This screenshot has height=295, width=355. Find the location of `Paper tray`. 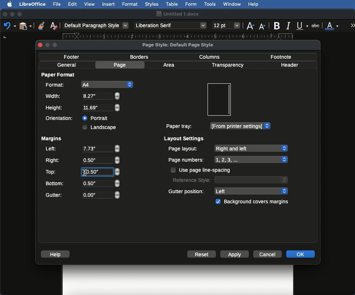

Paper tray is located at coordinates (218, 126).